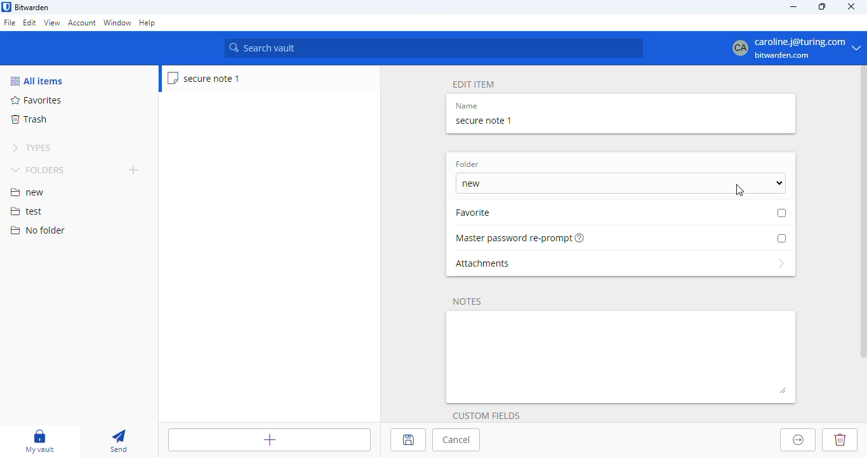 The height and width of the screenshot is (457, 867). What do you see at coordinates (82, 23) in the screenshot?
I see `account` at bounding box center [82, 23].